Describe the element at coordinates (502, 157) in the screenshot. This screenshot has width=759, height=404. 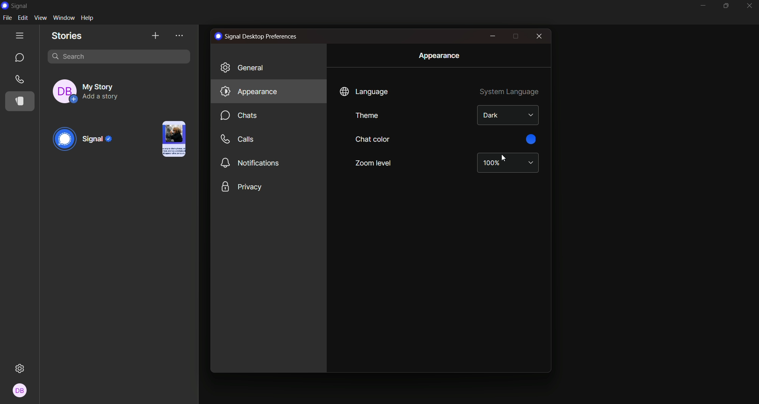
I see `cursor` at that location.